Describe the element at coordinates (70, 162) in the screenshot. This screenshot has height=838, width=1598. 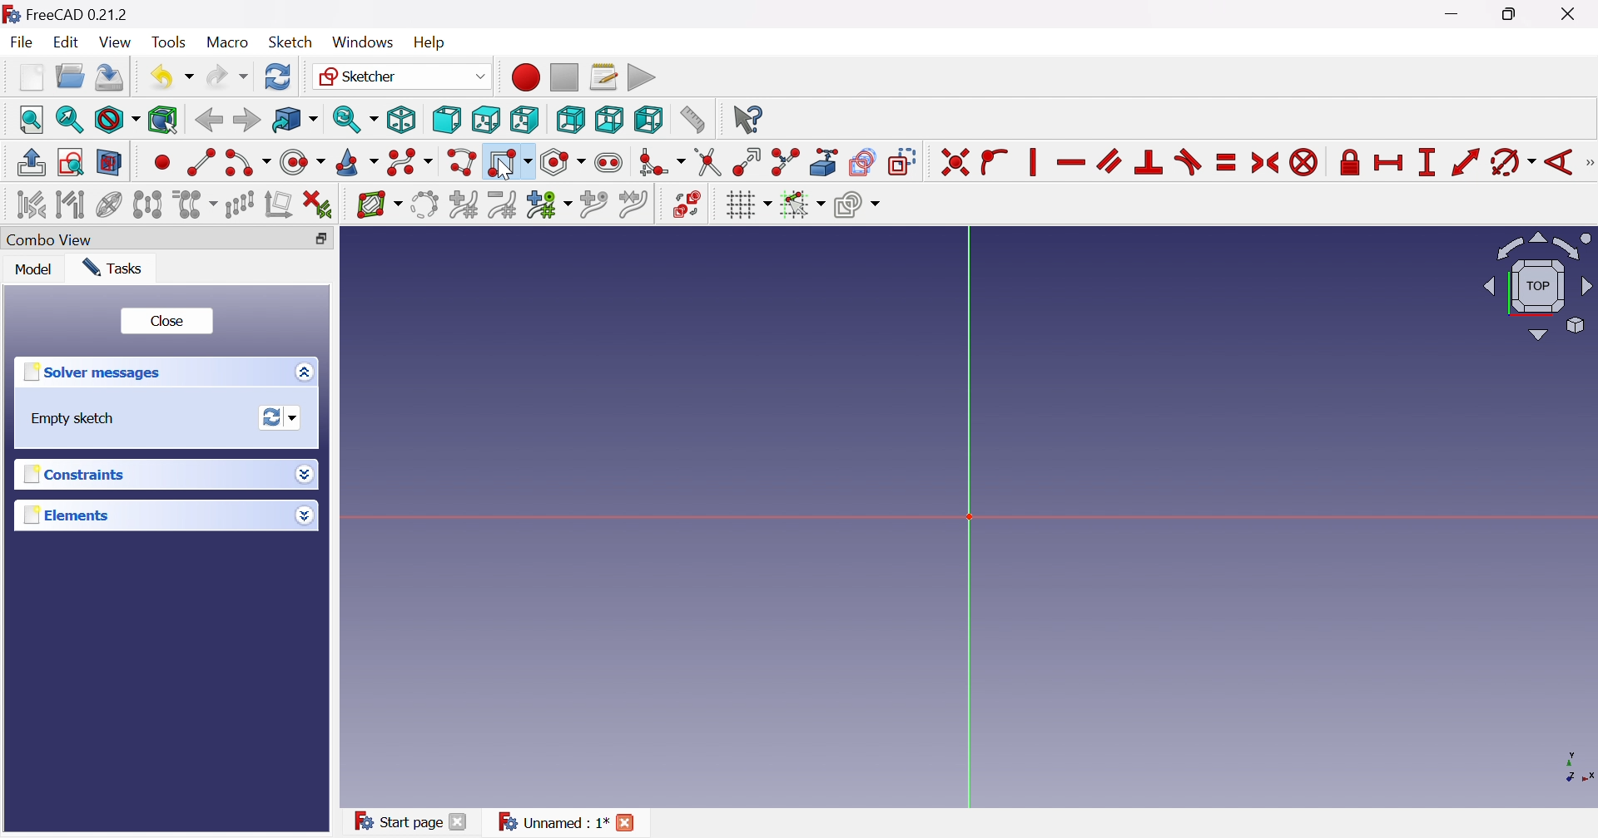
I see `View sketch` at that location.